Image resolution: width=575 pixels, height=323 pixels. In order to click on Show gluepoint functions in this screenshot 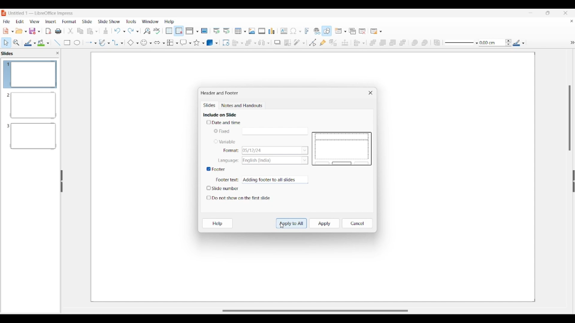, I will do `click(323, 42)`.